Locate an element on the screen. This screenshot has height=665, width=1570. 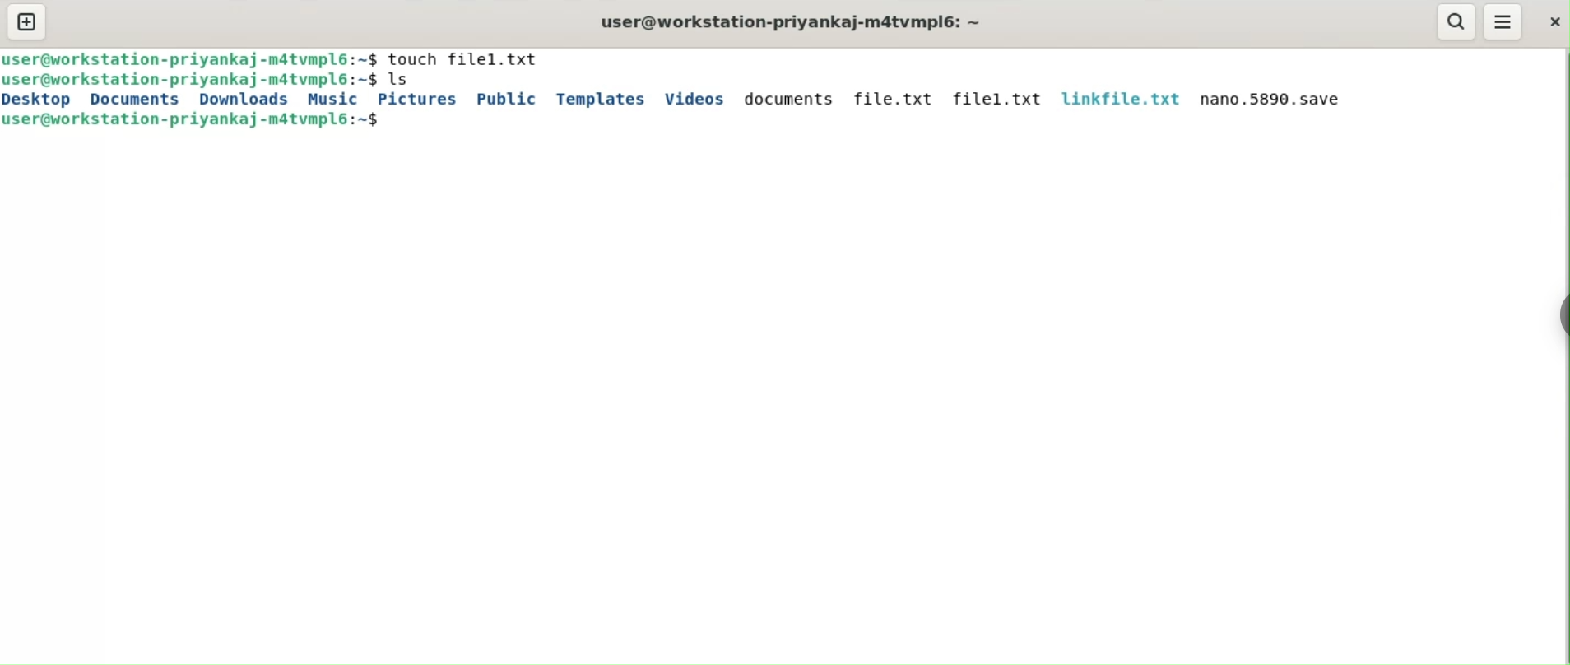
file.txt is located at coordinates (895, 99).